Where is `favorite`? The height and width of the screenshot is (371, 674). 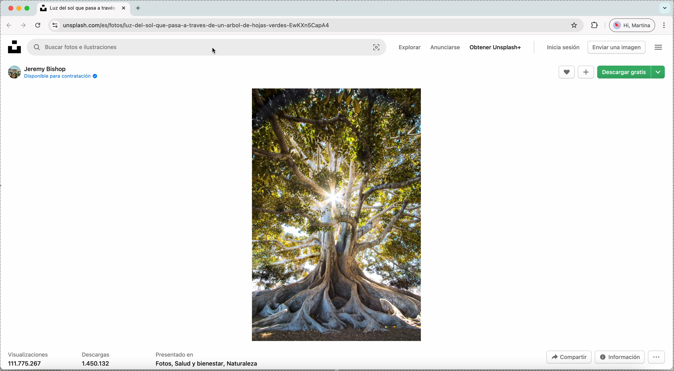 favorite is located at coordinates (567, 72).